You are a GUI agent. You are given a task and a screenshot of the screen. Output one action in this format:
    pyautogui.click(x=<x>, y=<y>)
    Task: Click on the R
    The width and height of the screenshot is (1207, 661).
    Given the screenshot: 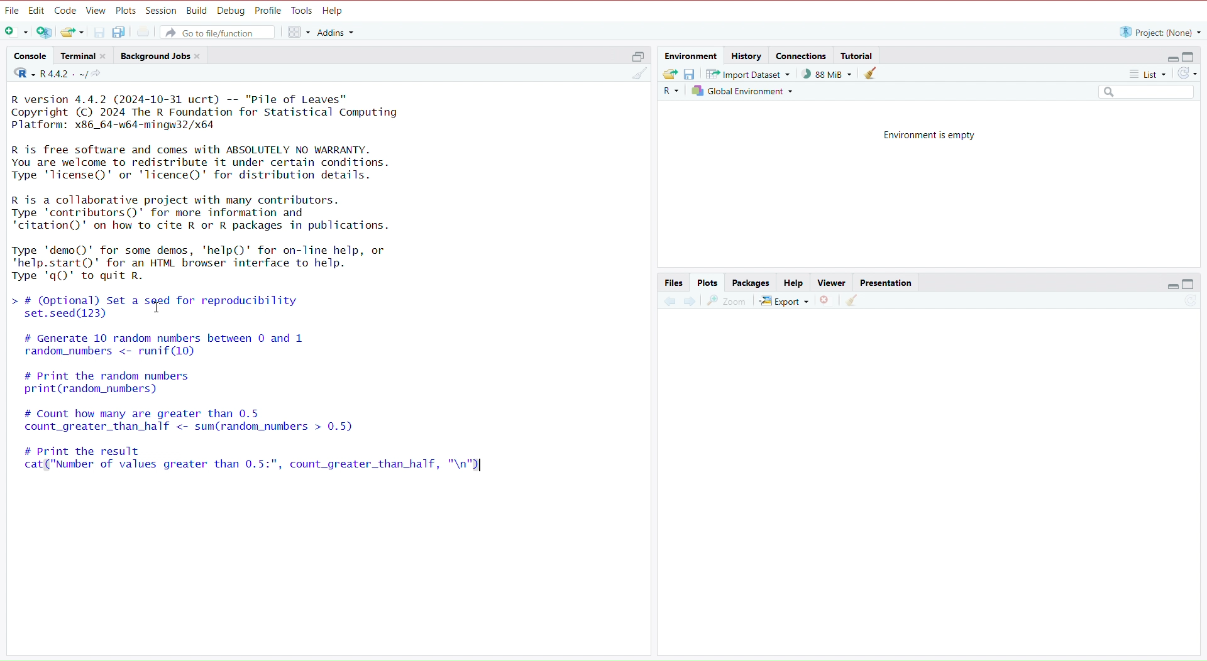 What is the action you would take?
    pyautogui.click(x=670, y=90)
    